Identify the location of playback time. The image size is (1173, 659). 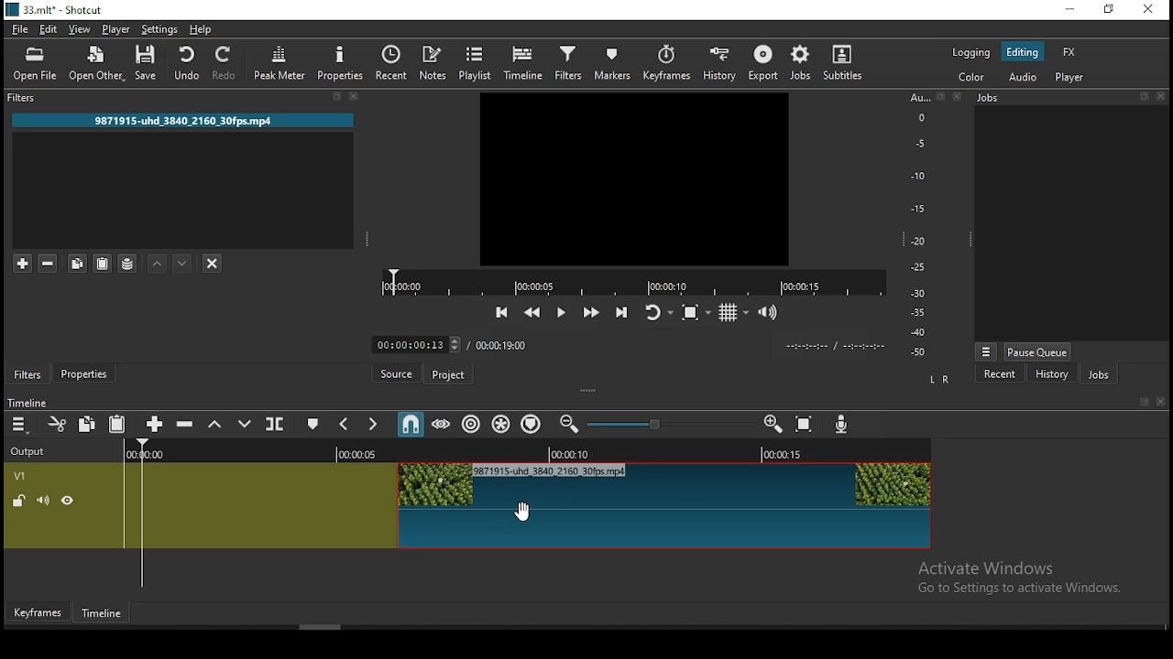
(629, 281).